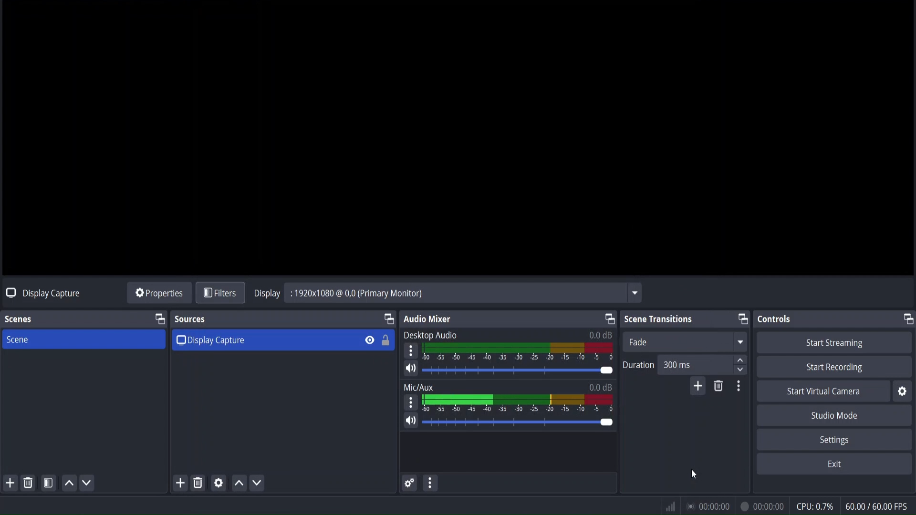  I want to click on volume bar, so click(519, 422).